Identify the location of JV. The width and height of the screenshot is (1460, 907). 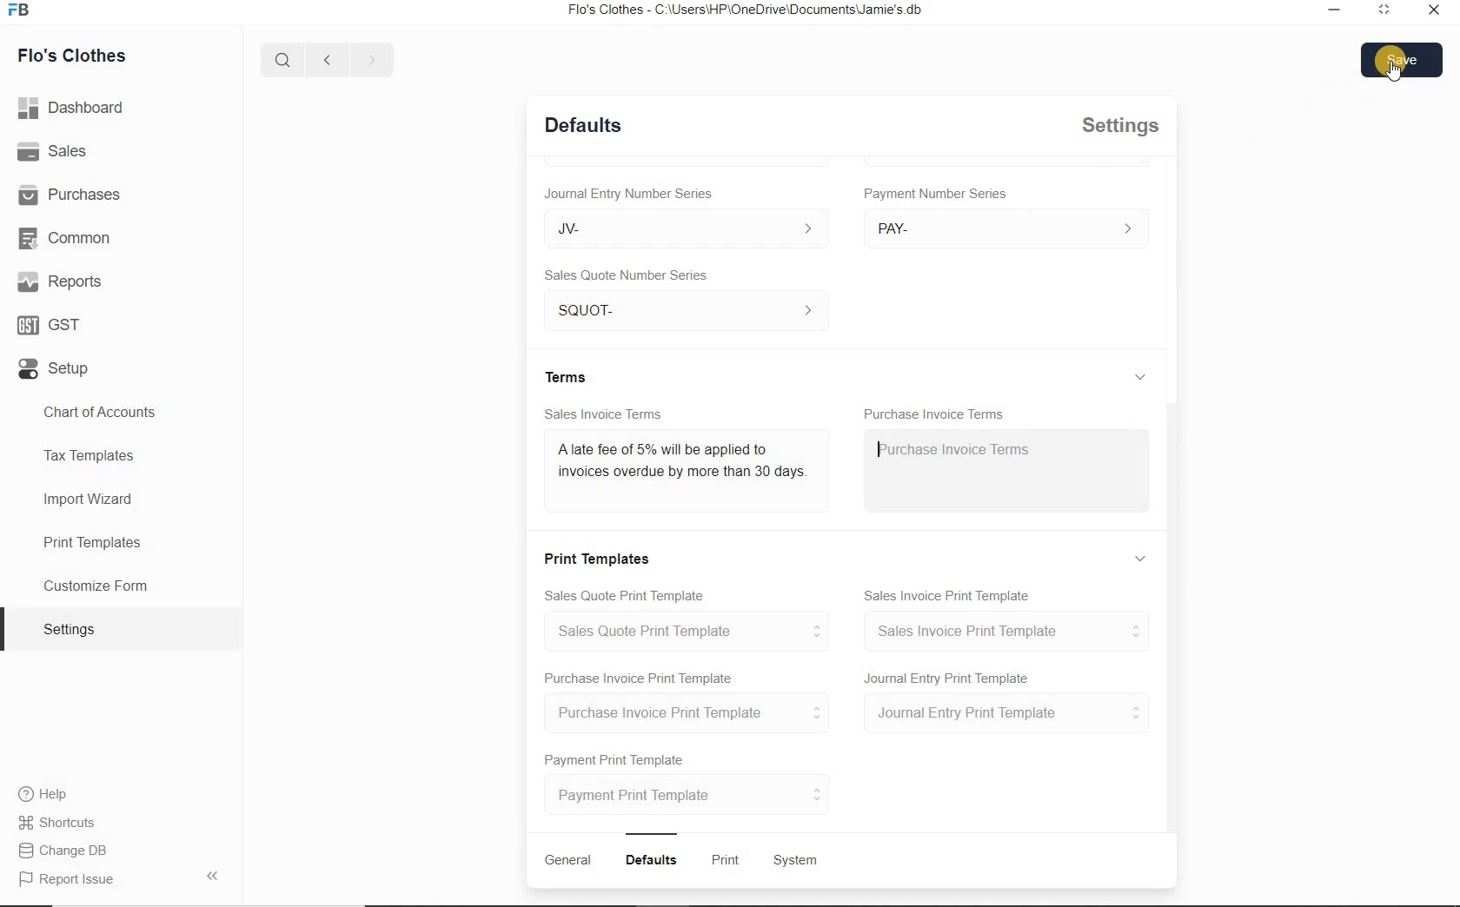
(678, 228).